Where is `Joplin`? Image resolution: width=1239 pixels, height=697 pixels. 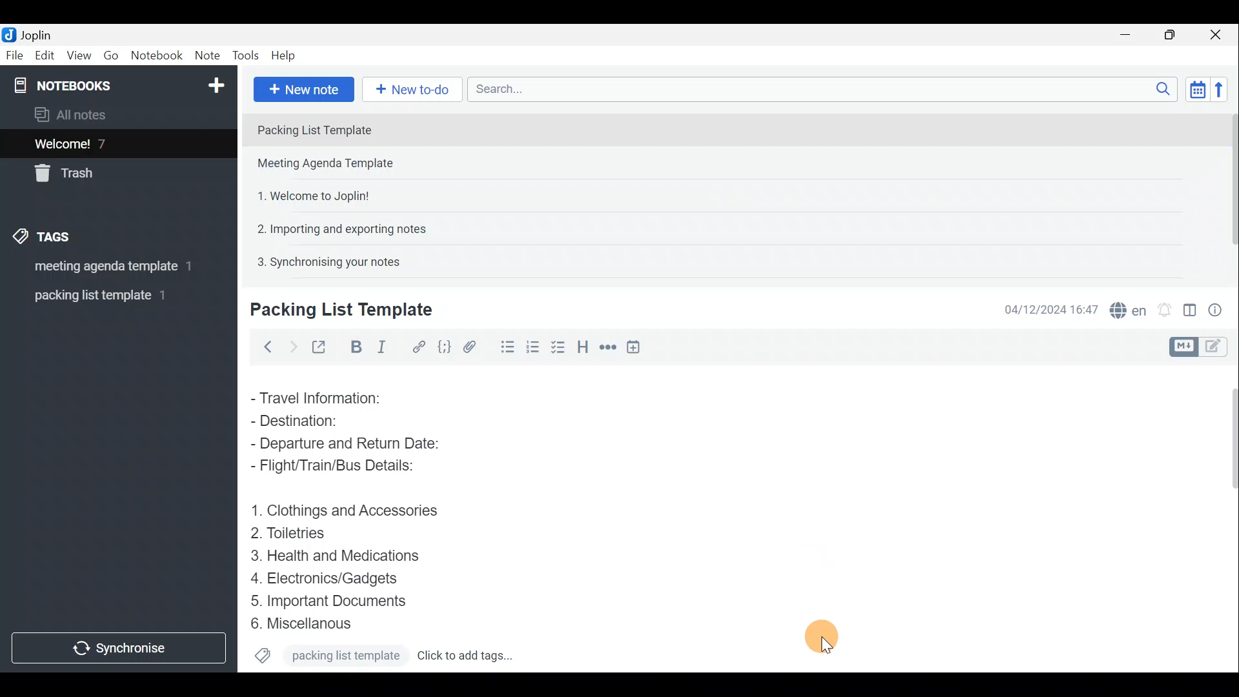 Joplin is located at coordinates (30, 34).